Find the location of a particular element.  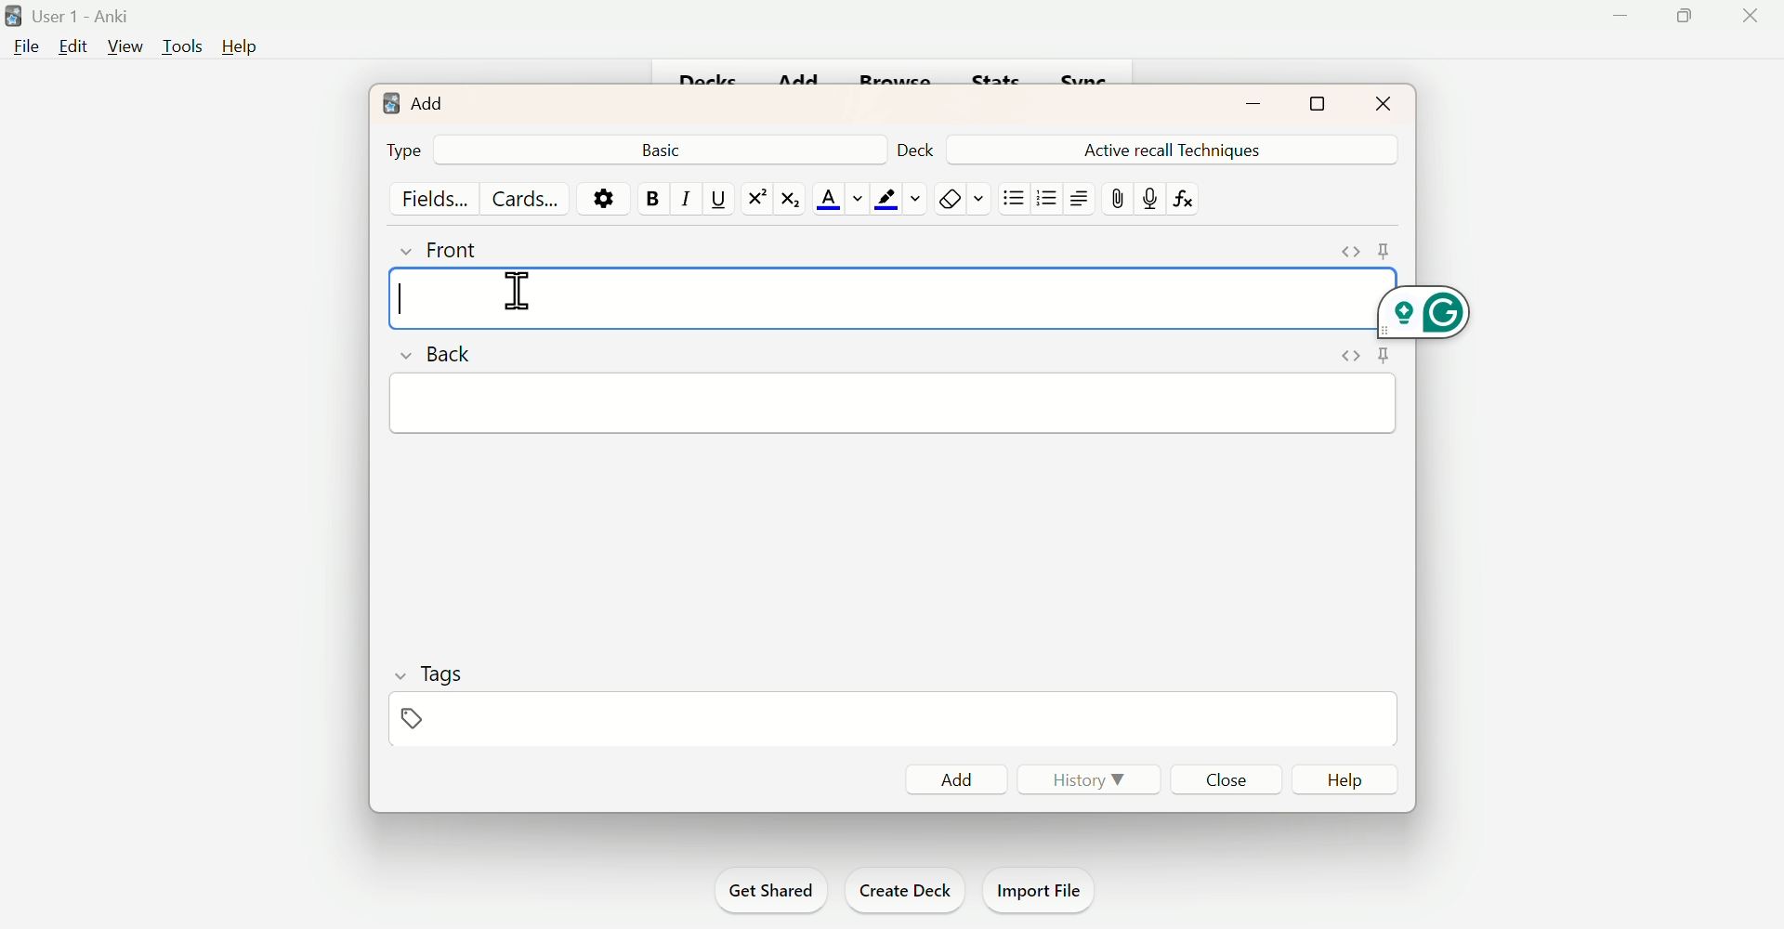

User 1 - Anki is located at coordinates (88, 15).